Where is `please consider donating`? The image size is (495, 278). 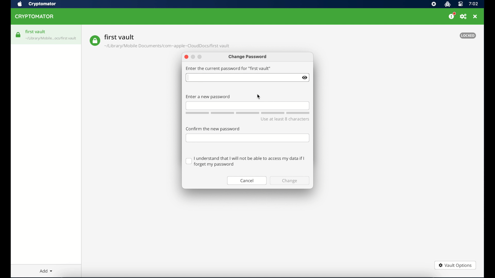 please consider donating is located at coordinates (452, 16).